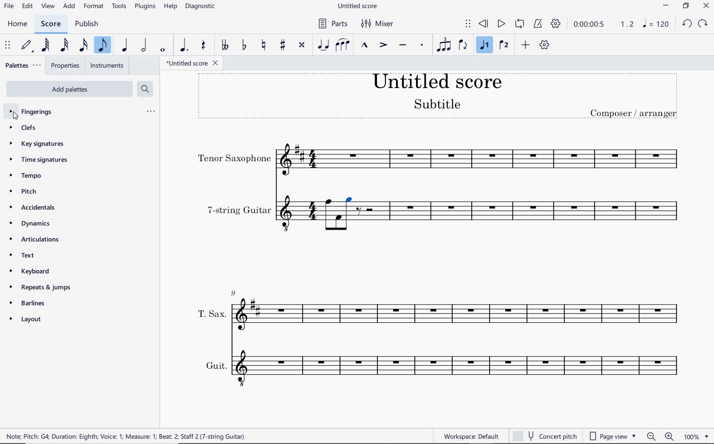 The image size is (714, 444). What do you see at coordinates (36, 111) in the screenshot?
I see `FINGERINGS` at bounding box center [36, 111].